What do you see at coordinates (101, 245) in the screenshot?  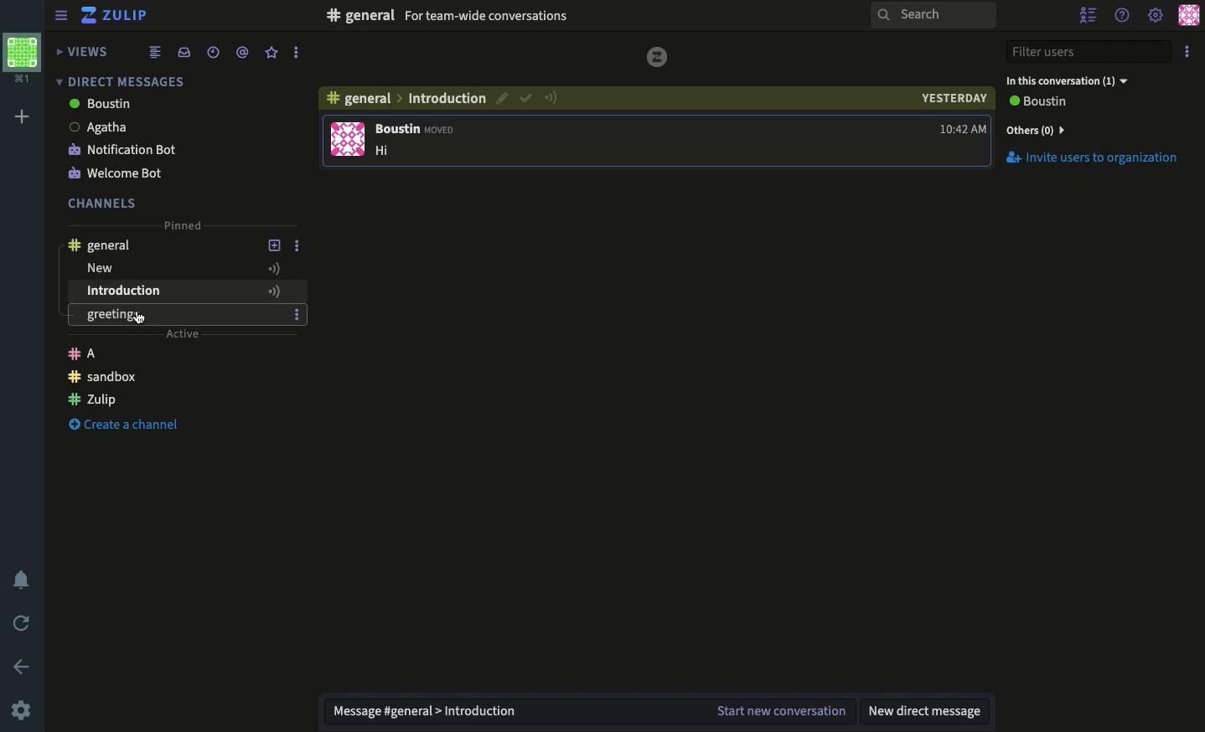 I see `General` at bounding box center [101, 245].